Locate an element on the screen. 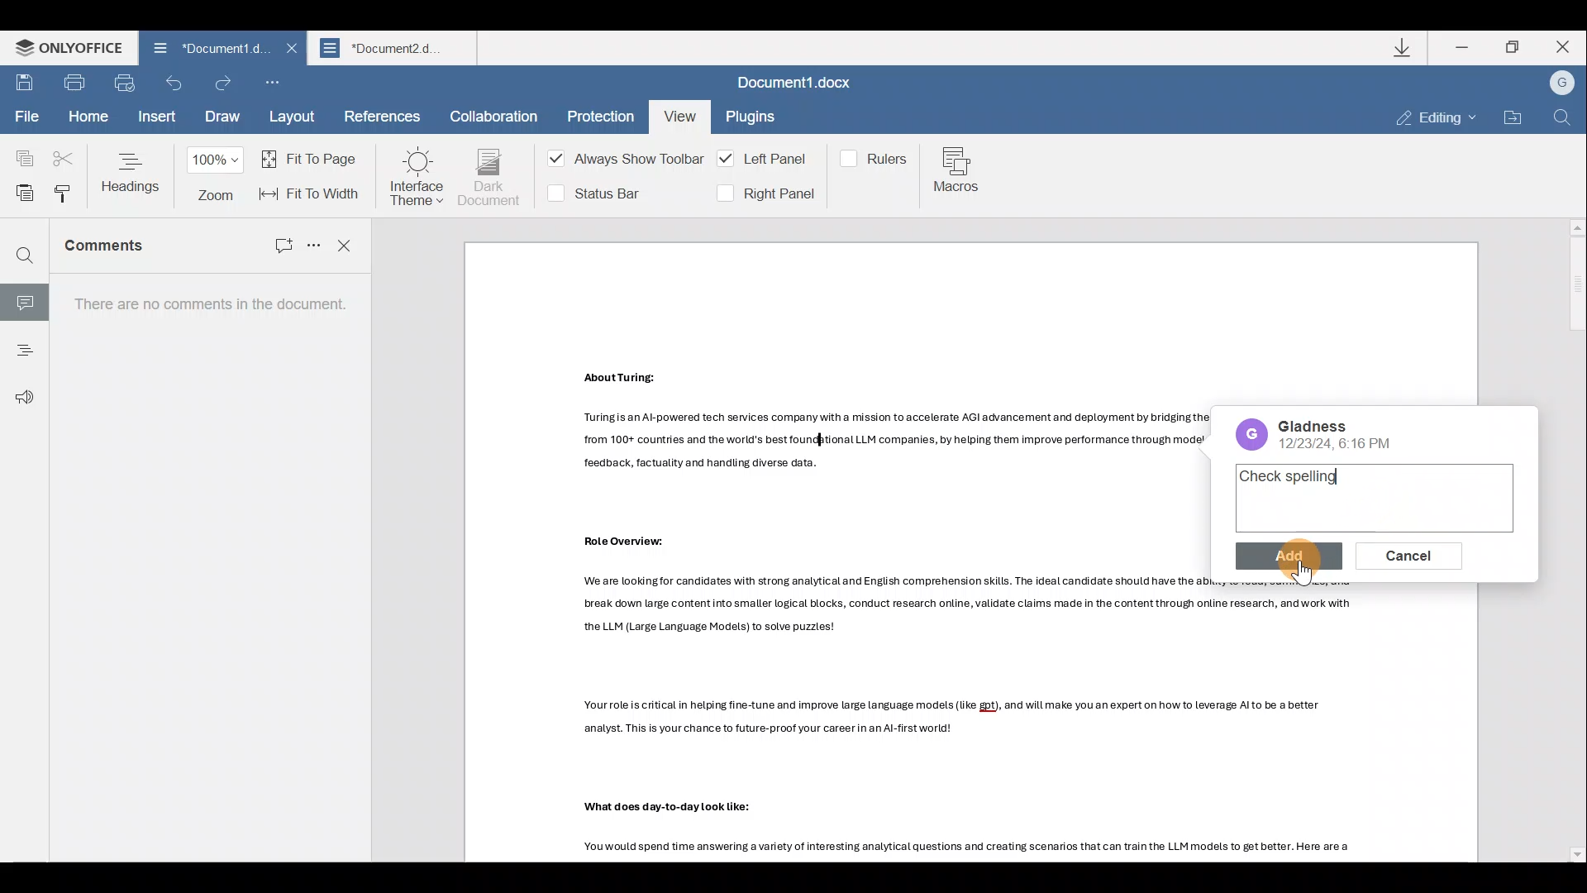 This screenshot has width=1587, height=893.  is located at coordinates (668, 808).